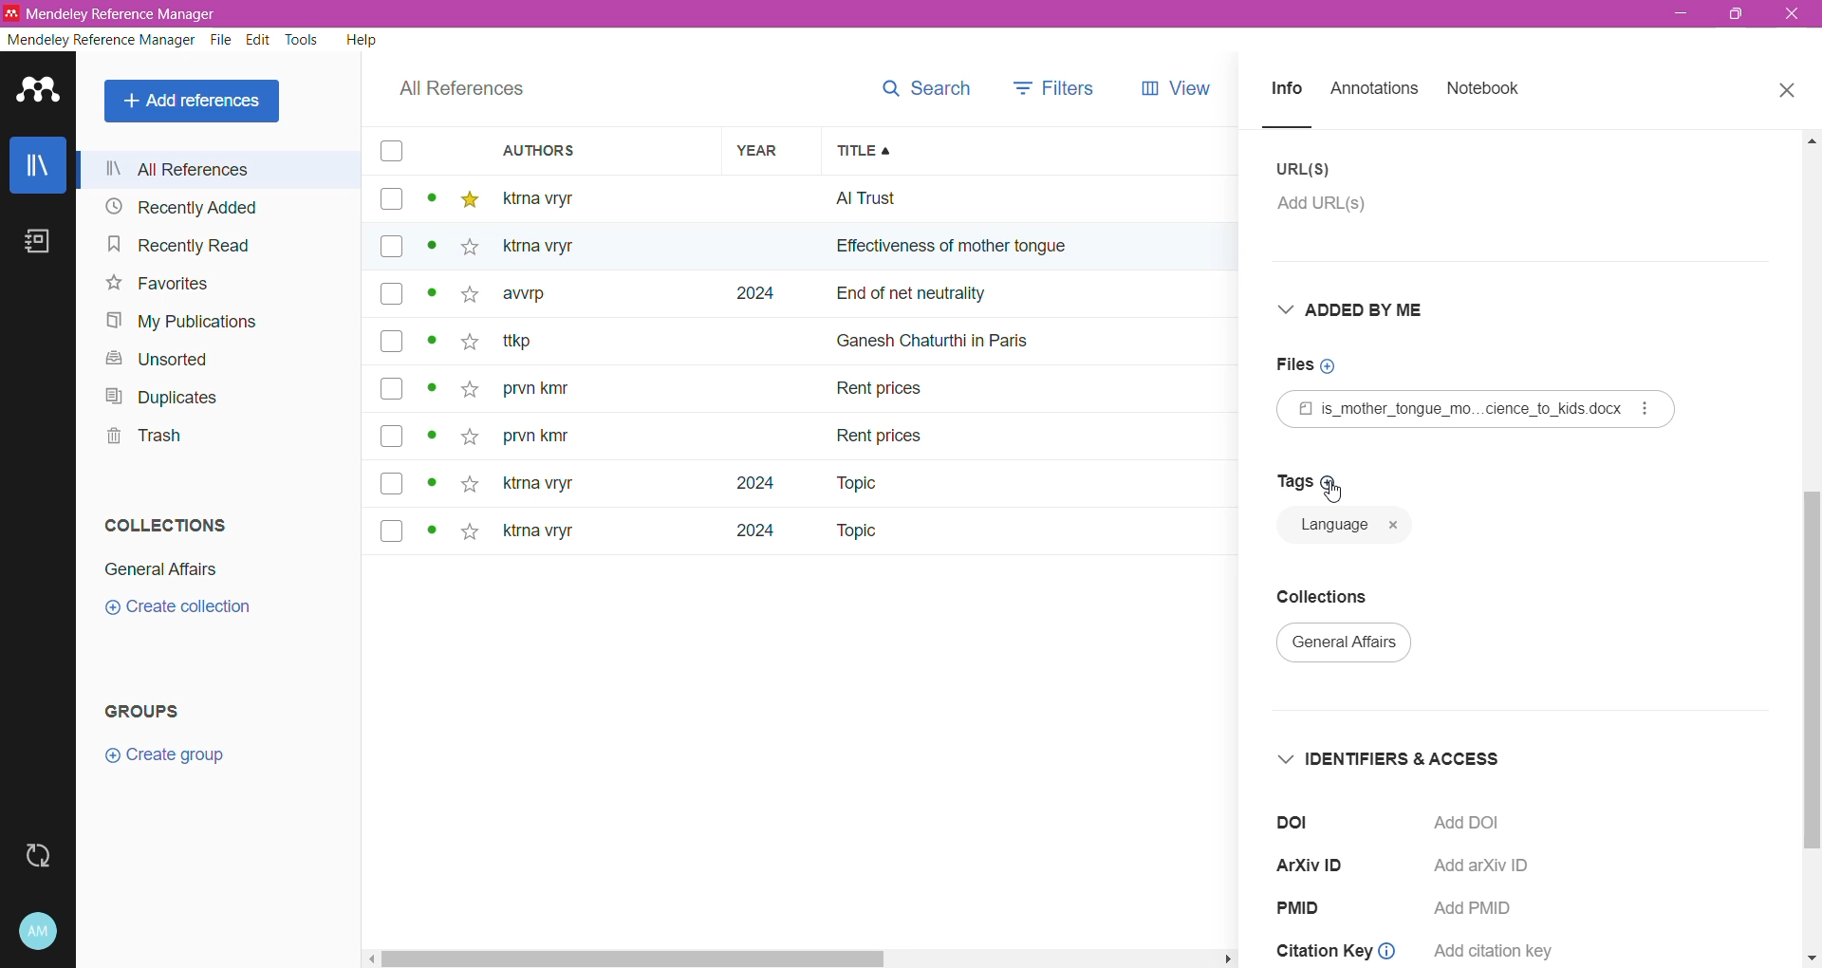 The image size is (1822, 968). I want to click on doi, so click(1297, 822).